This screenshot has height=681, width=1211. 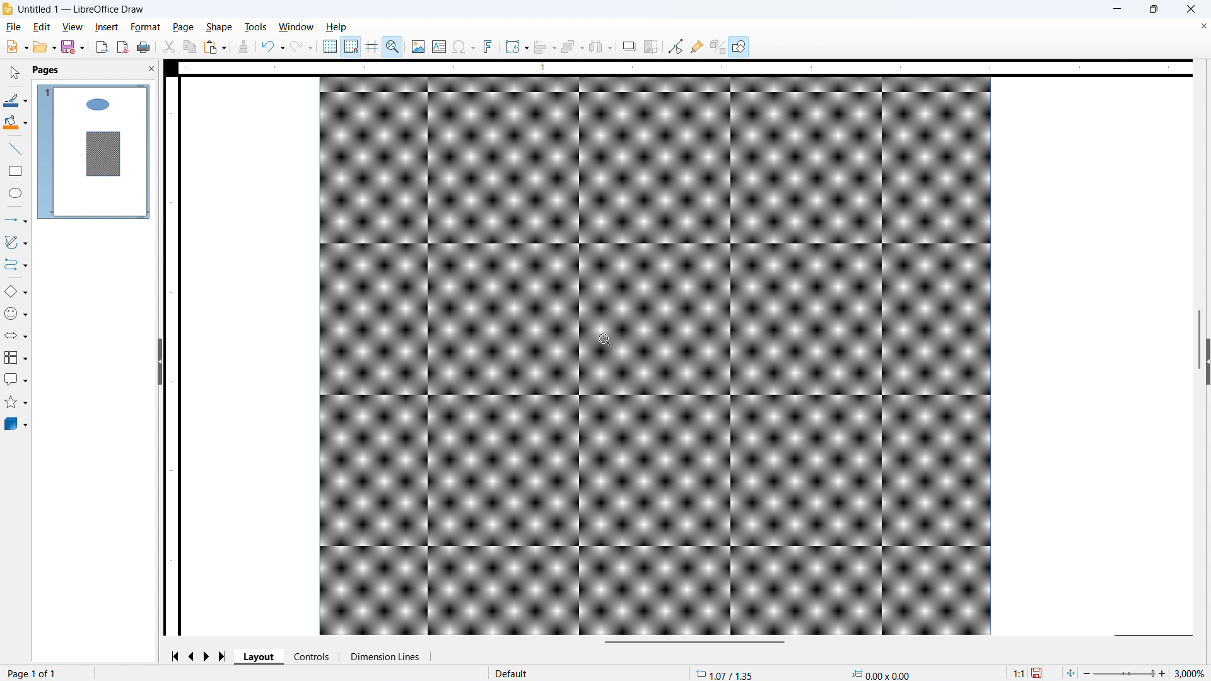 I want to click on Stars and banners , so click(x=16, y=402).